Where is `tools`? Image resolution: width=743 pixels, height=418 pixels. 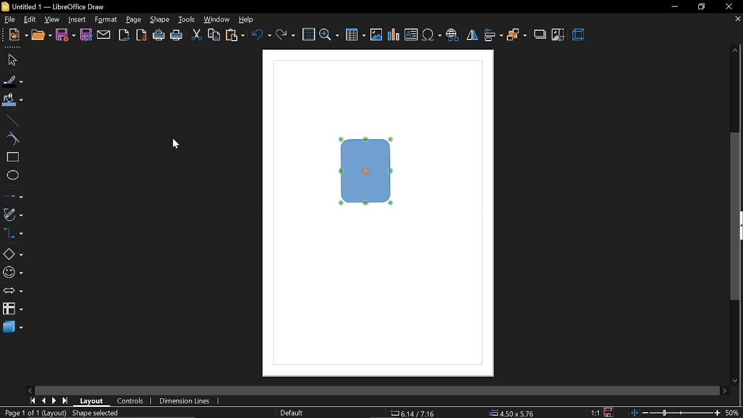
tools is located at coordinates (187, 20).